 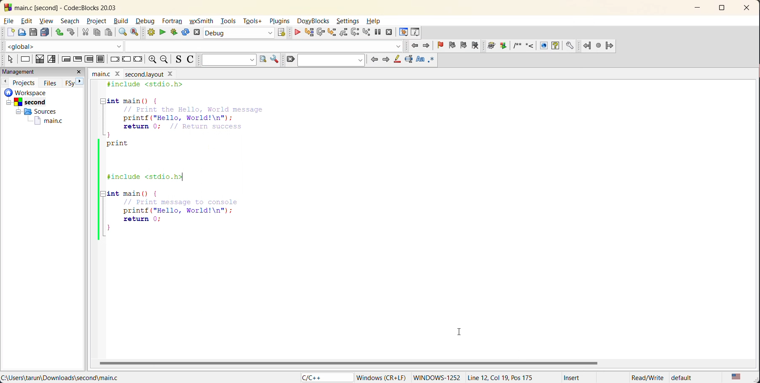 What do you see at coordinates (390, 33) in the screenshot?
I see `stop debugger` at bounding box center [390, 33].